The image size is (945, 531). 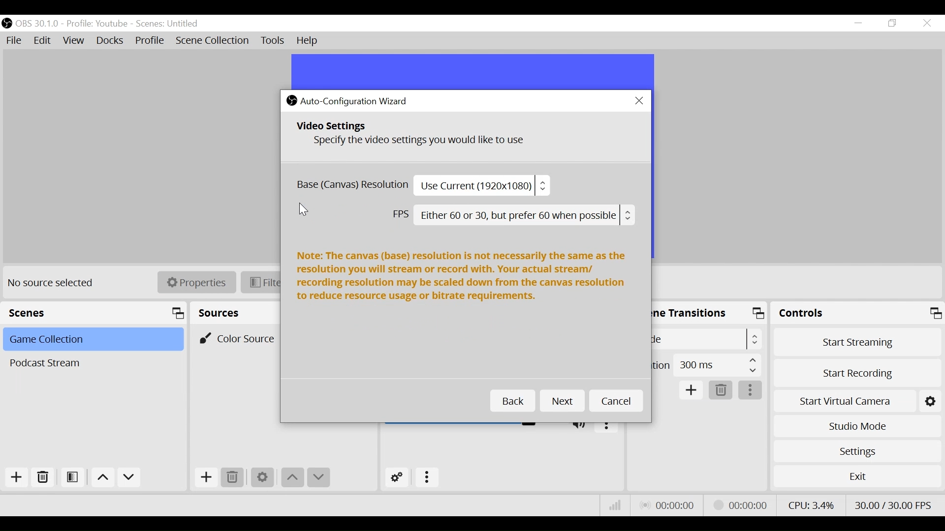 What do you see at coordinates (616, 505) in the screenshot?
I see `Bitrate` at bounding box center [616, 505].